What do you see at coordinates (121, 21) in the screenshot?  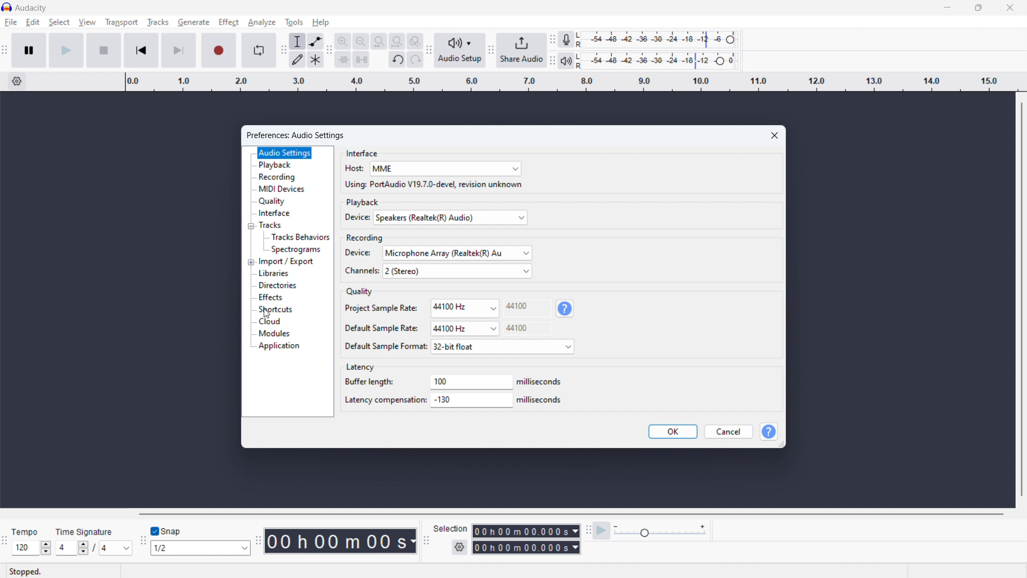 I see `transport` at bounding box center [121, 21].